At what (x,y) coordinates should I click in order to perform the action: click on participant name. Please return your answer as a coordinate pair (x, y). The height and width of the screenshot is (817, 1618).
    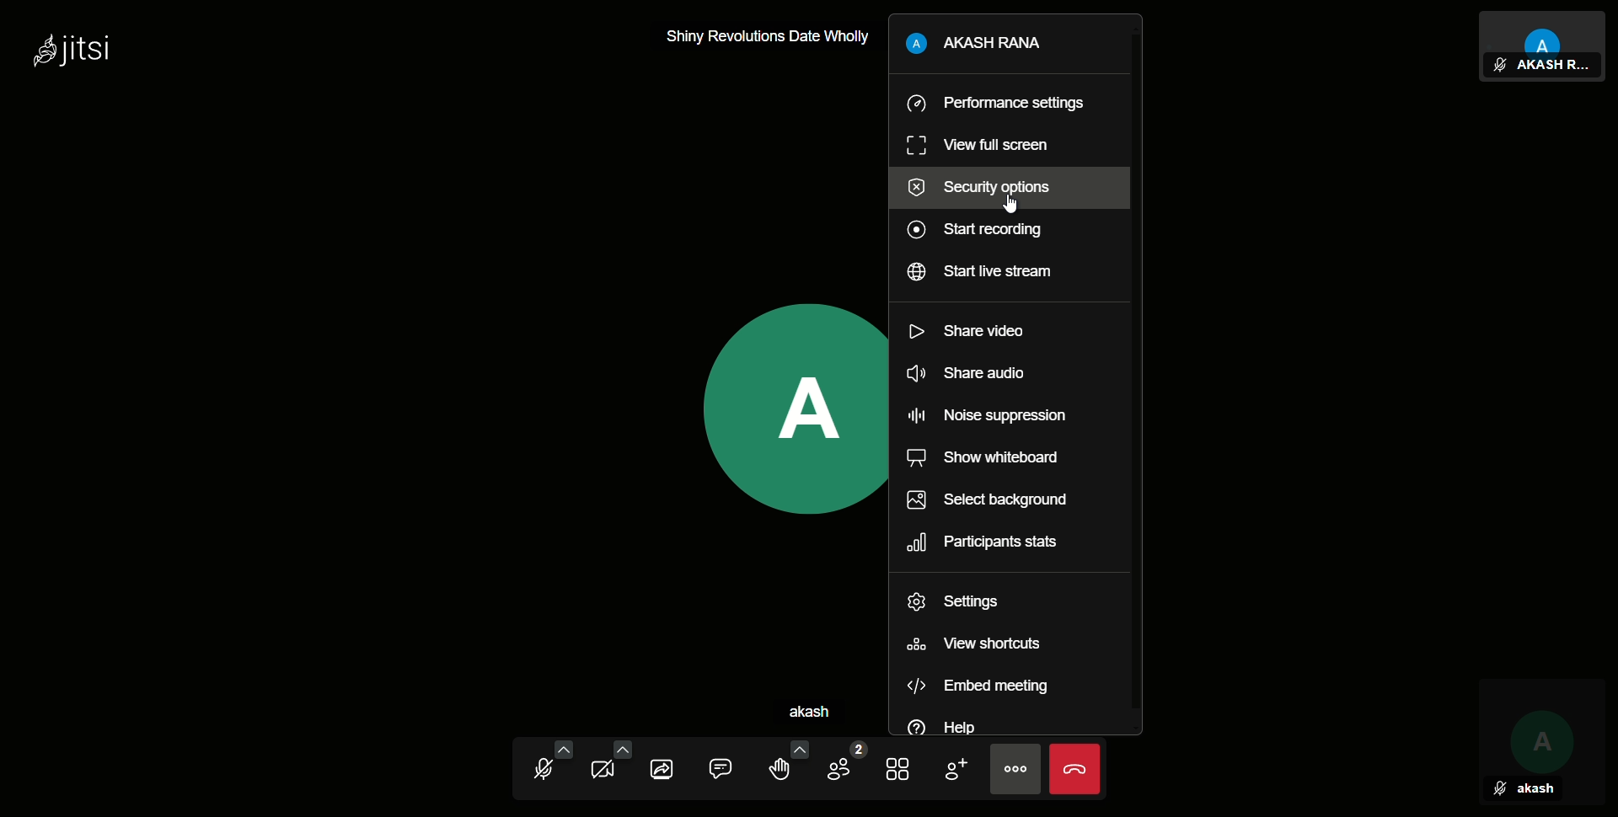
    Looking at the image, I should click on (1551, 67).